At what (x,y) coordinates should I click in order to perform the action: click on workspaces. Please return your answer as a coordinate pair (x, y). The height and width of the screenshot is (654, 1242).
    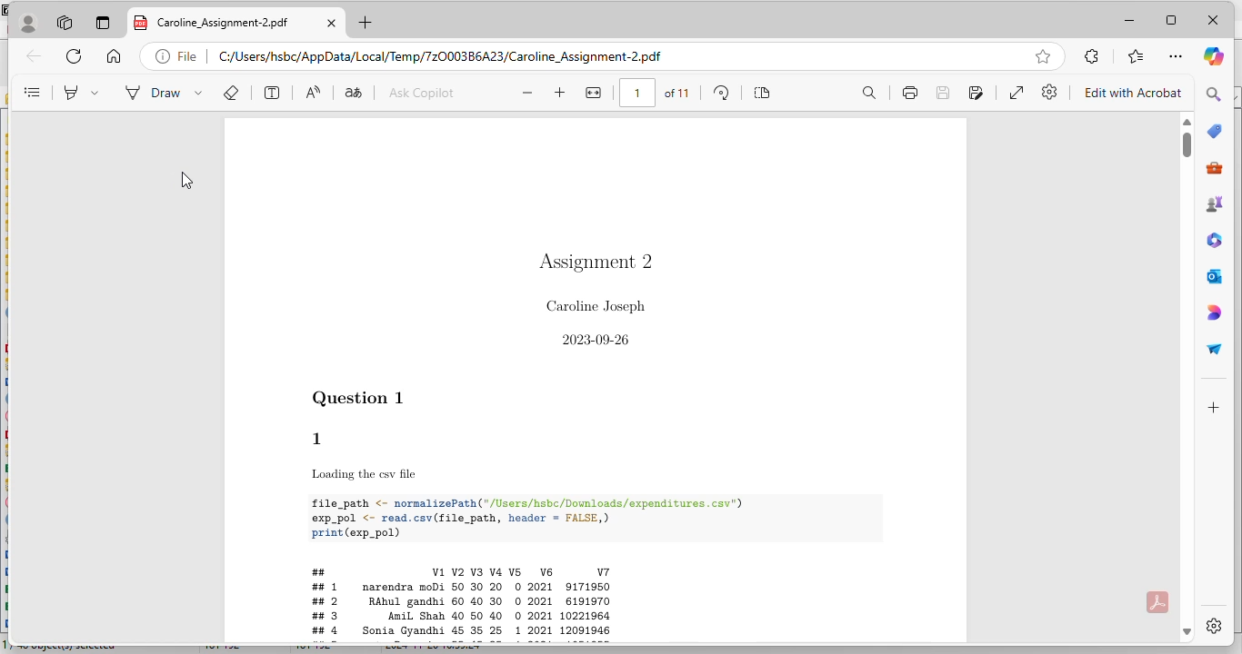
    Looking at the image, I should click on (66, 22).